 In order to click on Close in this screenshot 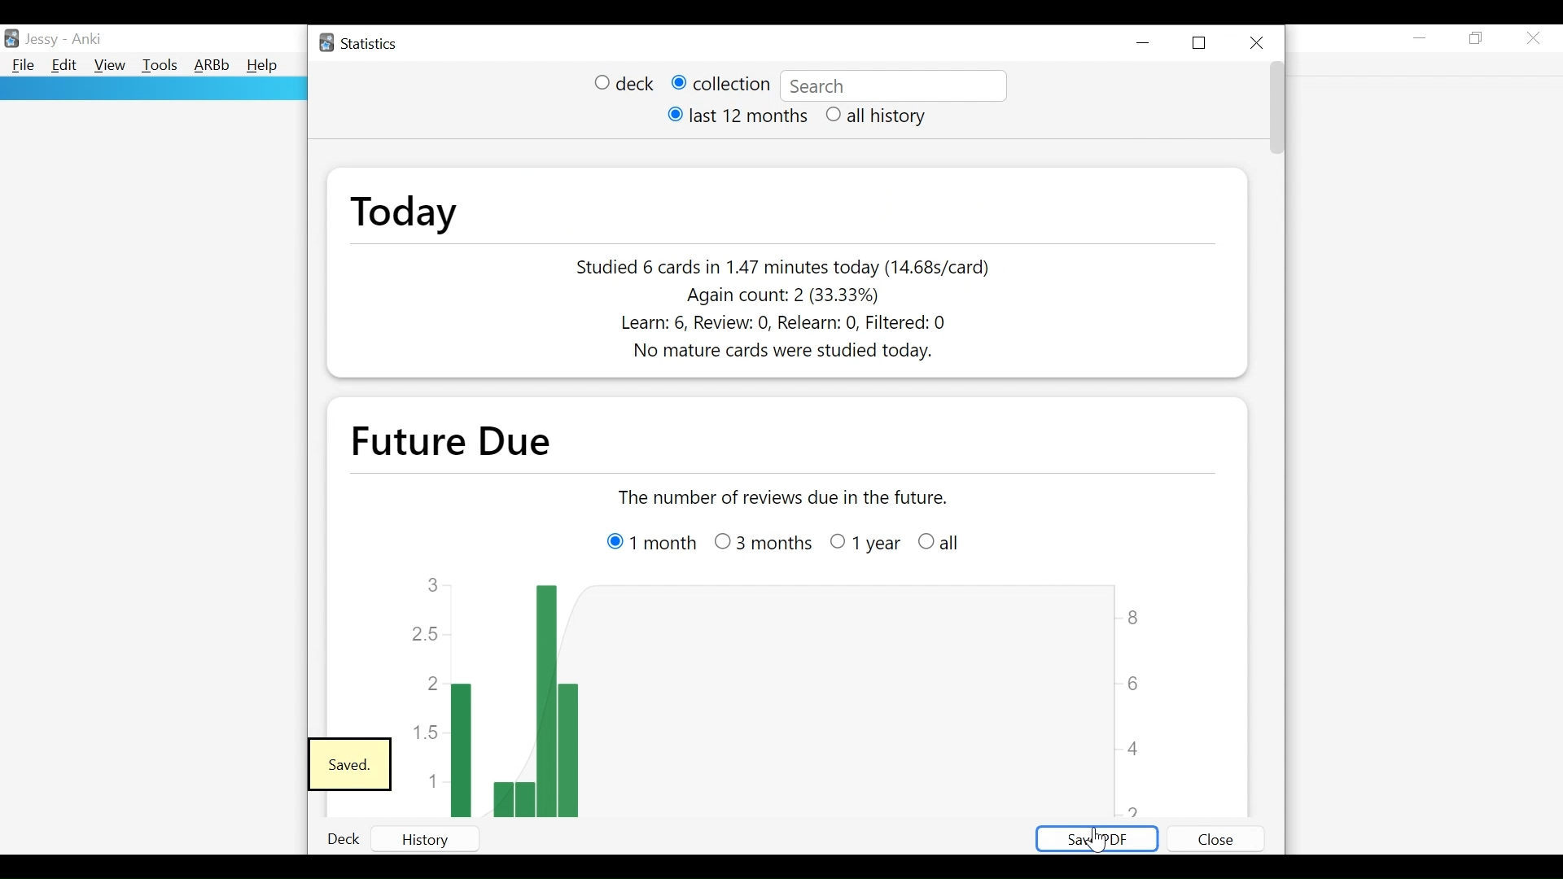, I will do `click(1258, 40)`.